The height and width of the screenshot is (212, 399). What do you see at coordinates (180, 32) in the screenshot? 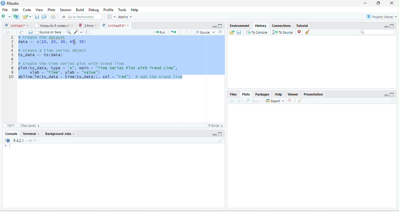
I see `Go to previous section/chunk` at bounding box center [180, 32].